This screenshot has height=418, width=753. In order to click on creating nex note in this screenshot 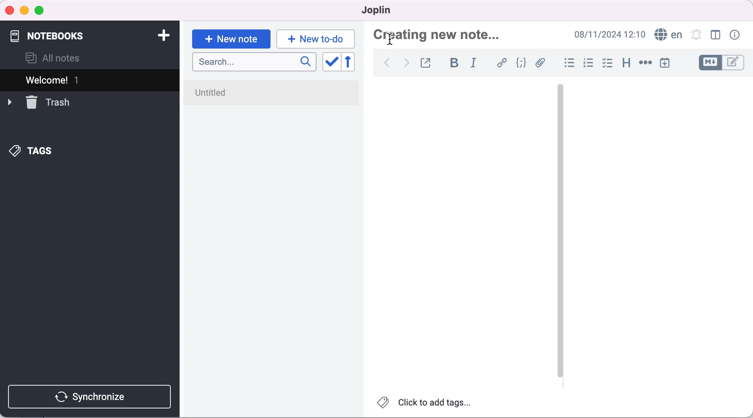, I will do `click(442, 36)`.